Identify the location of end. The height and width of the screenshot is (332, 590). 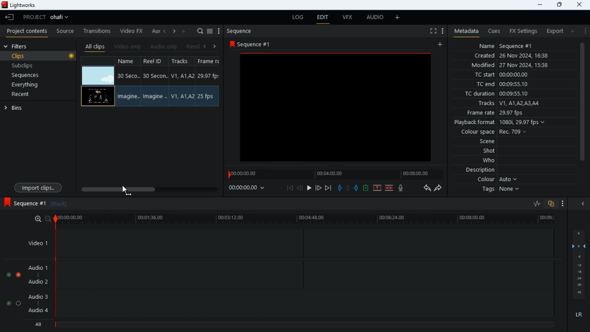
(329, 188).